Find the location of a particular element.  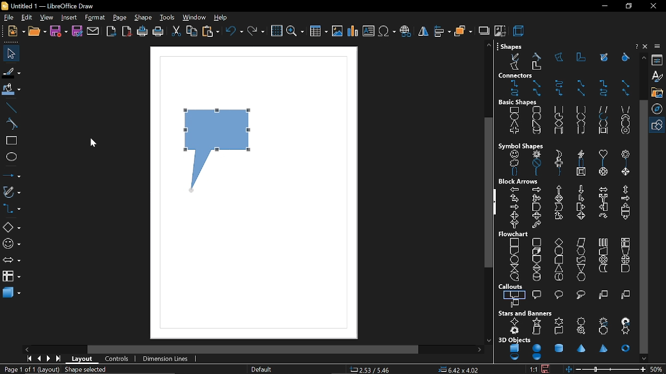

line is located at coordinates (10, 106).